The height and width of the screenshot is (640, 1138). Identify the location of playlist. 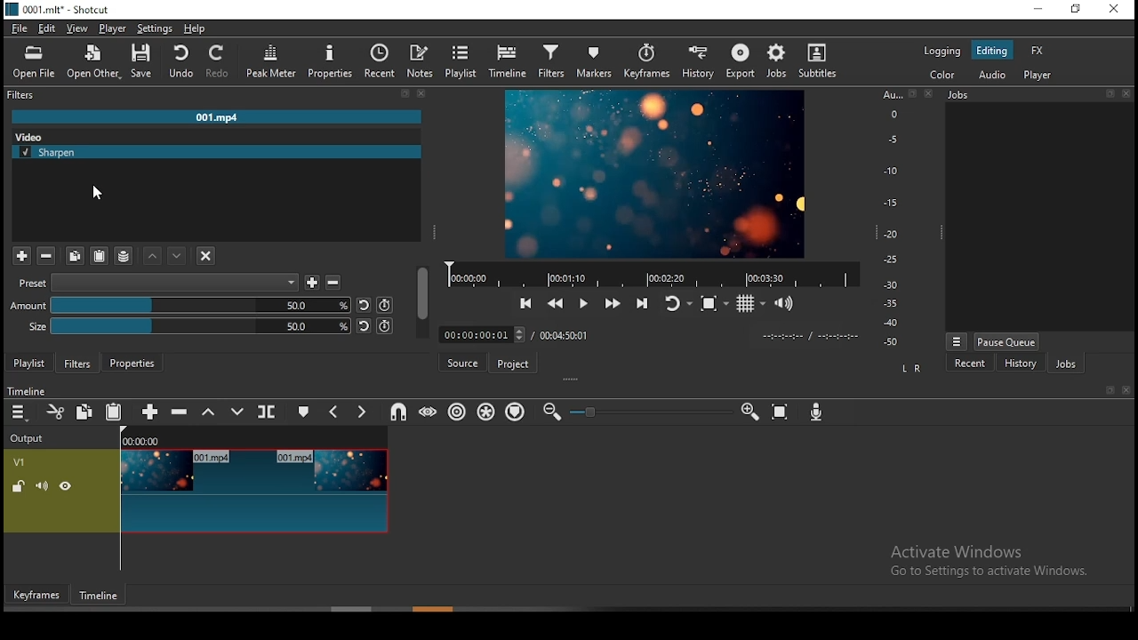
(464, 63).